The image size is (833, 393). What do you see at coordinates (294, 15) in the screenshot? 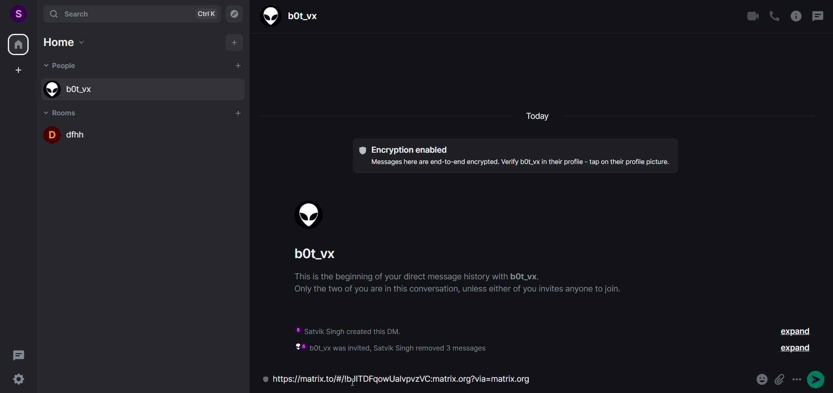
I see `people name` at bounding box center [294, 15].